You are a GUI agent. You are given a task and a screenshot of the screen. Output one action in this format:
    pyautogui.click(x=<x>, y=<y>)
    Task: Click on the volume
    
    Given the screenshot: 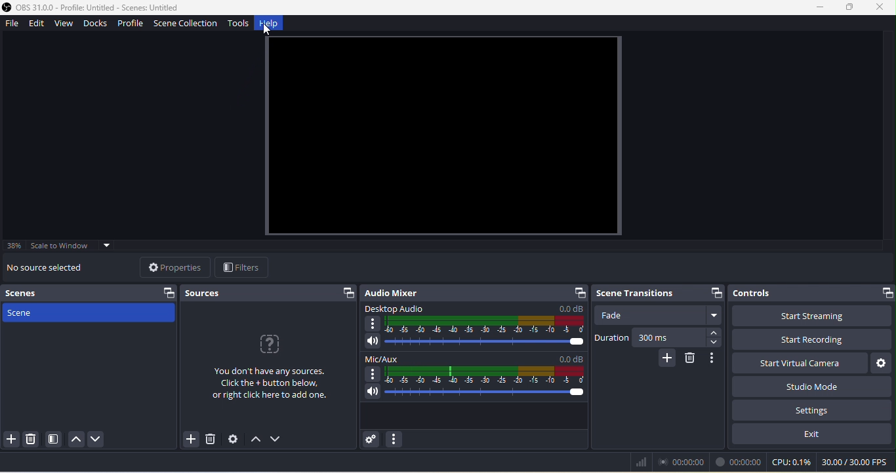 What is the action you would take?
    pyautogui.click(x=475, y=394)
    